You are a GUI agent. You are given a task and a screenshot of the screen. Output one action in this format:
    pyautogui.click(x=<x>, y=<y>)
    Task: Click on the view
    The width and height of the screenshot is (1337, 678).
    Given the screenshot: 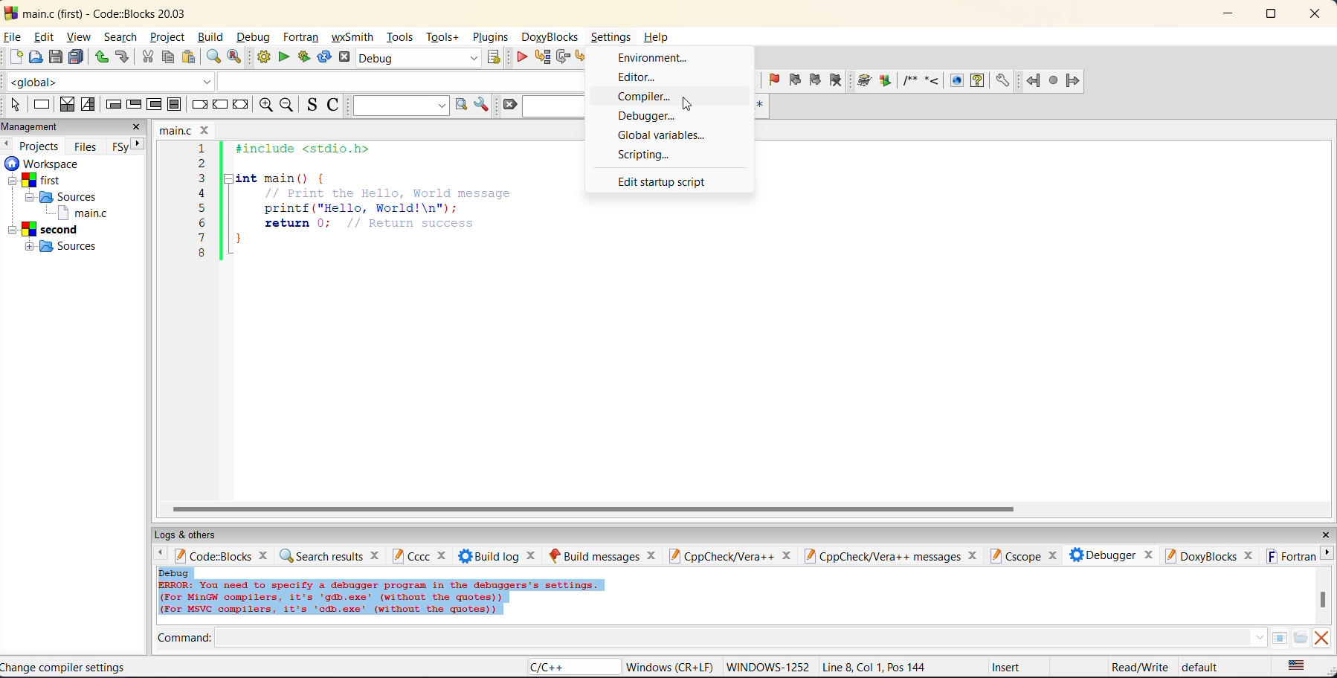 What is the action you would take?
    pyautogui.click(x=80, y=36)
    